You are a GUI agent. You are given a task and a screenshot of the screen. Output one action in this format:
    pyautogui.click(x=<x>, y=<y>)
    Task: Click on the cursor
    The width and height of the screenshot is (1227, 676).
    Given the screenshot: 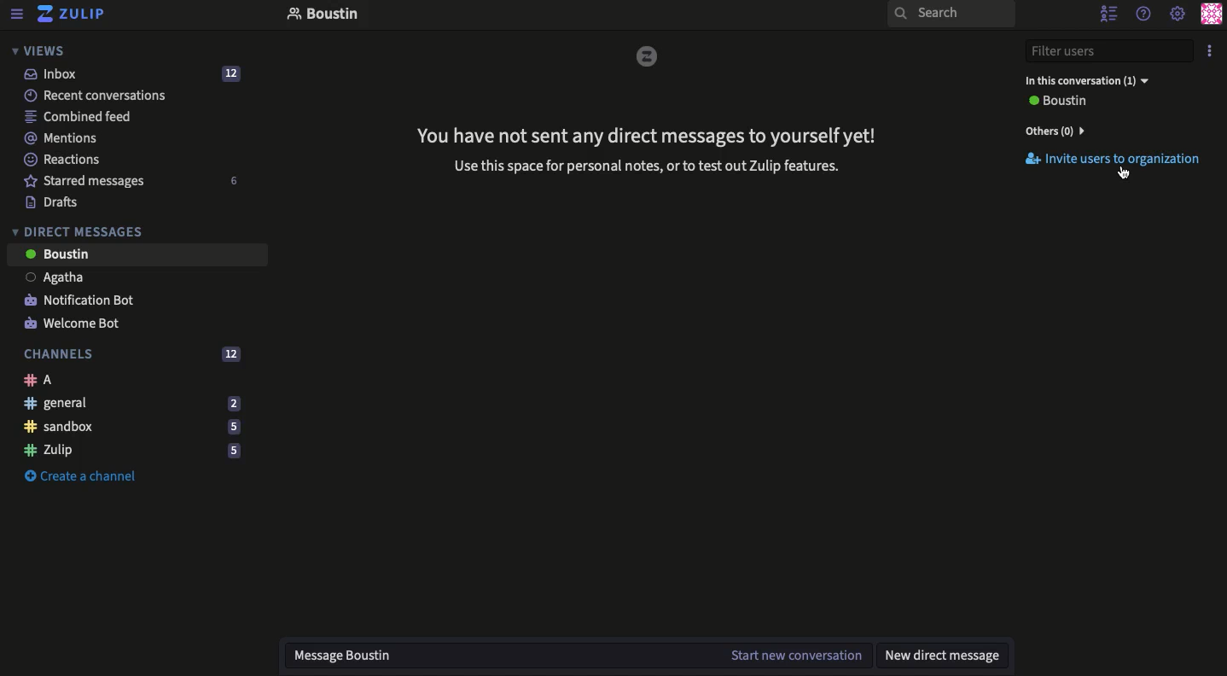 What is the action you would take?
    pyautogui.click(x=1126, y=174)
    